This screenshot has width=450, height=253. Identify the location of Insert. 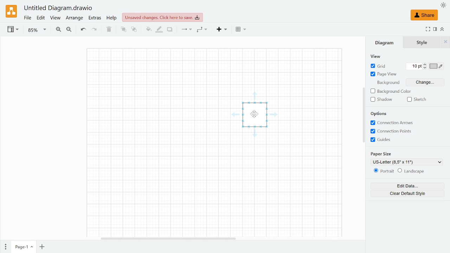
(223, 30).